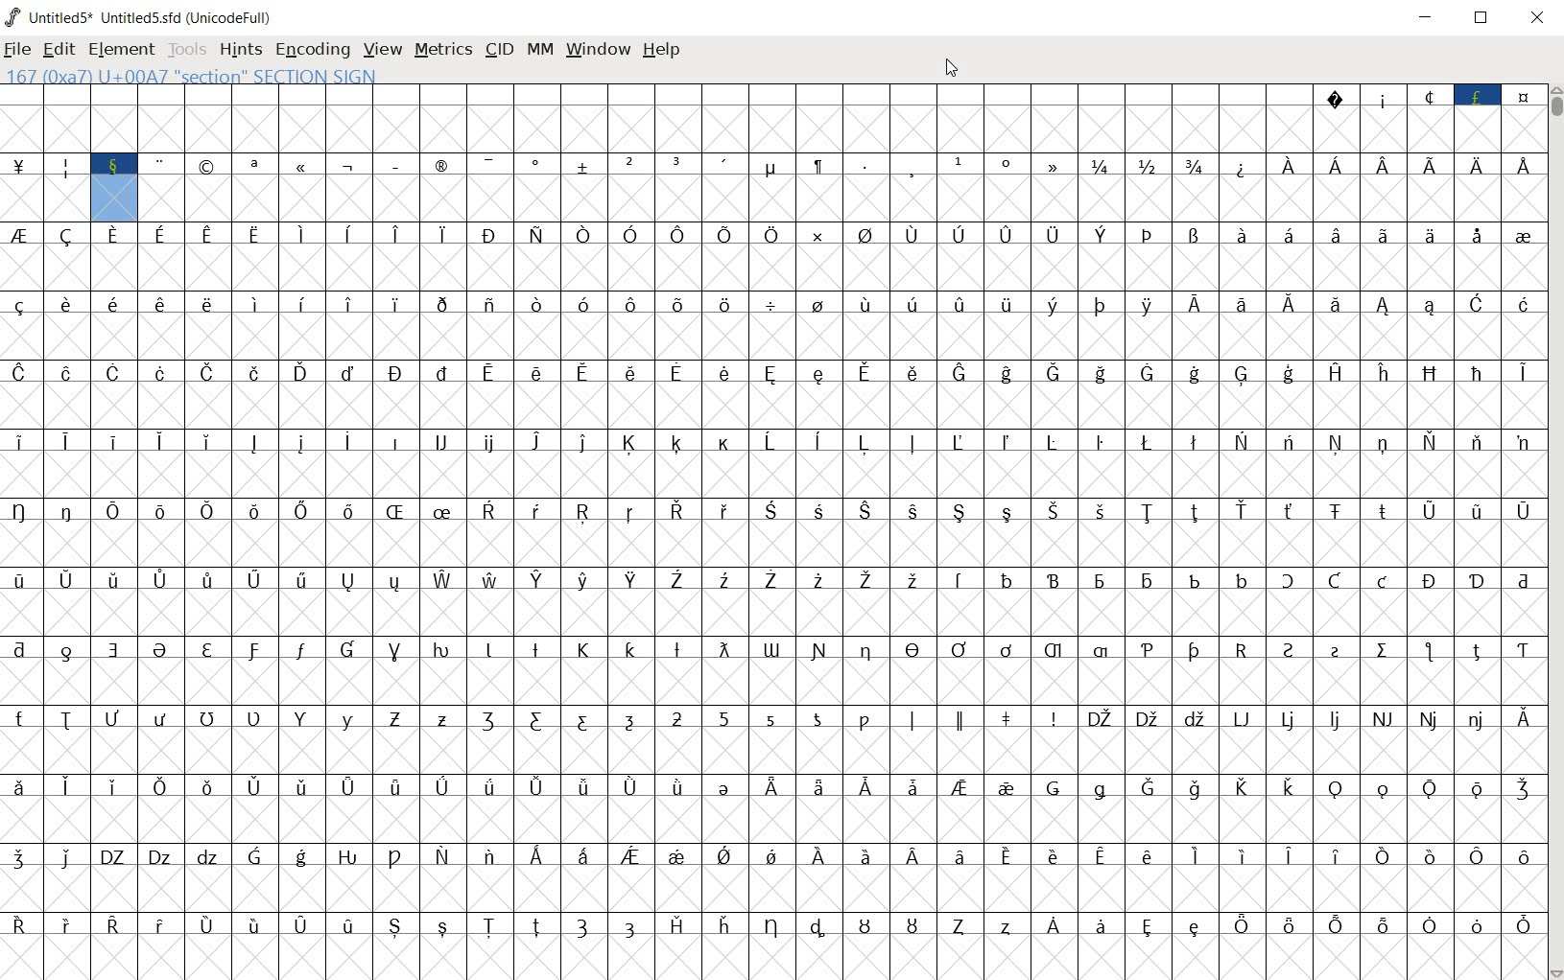 The image size is (1564, 980). I want to click on , so click(71, 877).